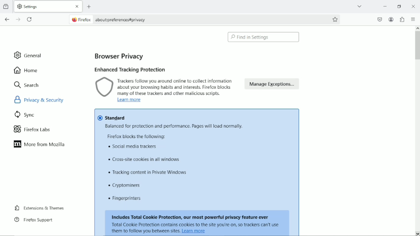  Describe the element at coordinates (25, 115) in the screenshot. I see `sync` at that location.